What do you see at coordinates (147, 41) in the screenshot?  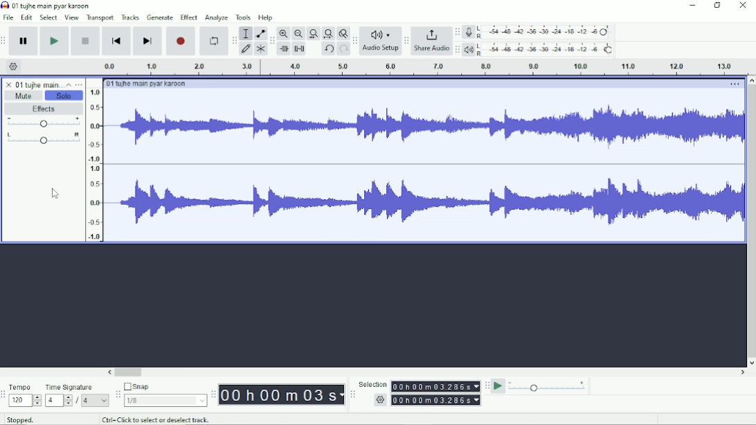 I see `Skip to end` at bounding box center [147, 41].